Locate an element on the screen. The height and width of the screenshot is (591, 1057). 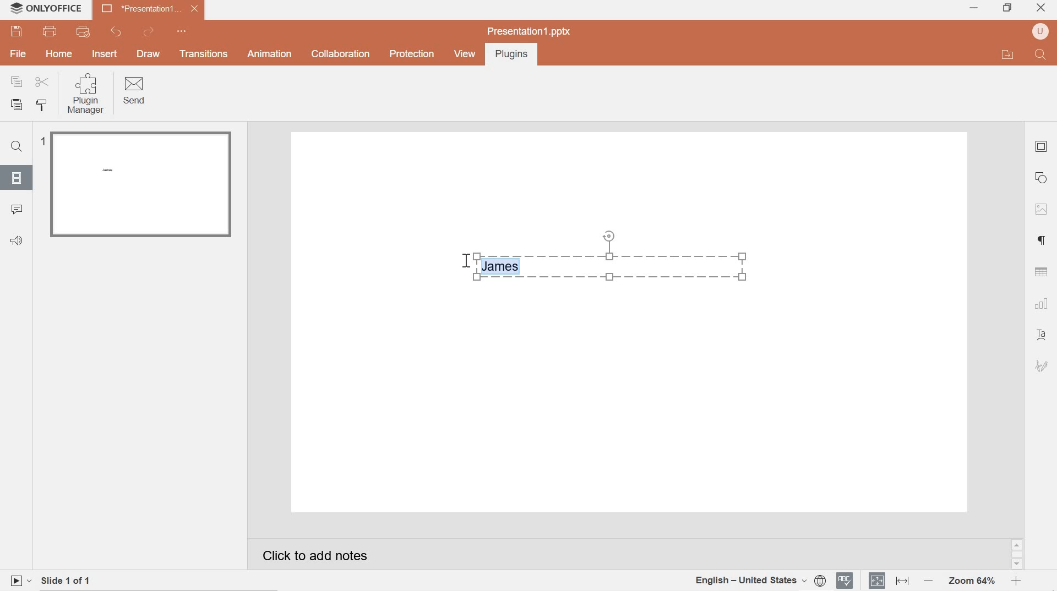
slide settings is located at coordinates (1041, 146).